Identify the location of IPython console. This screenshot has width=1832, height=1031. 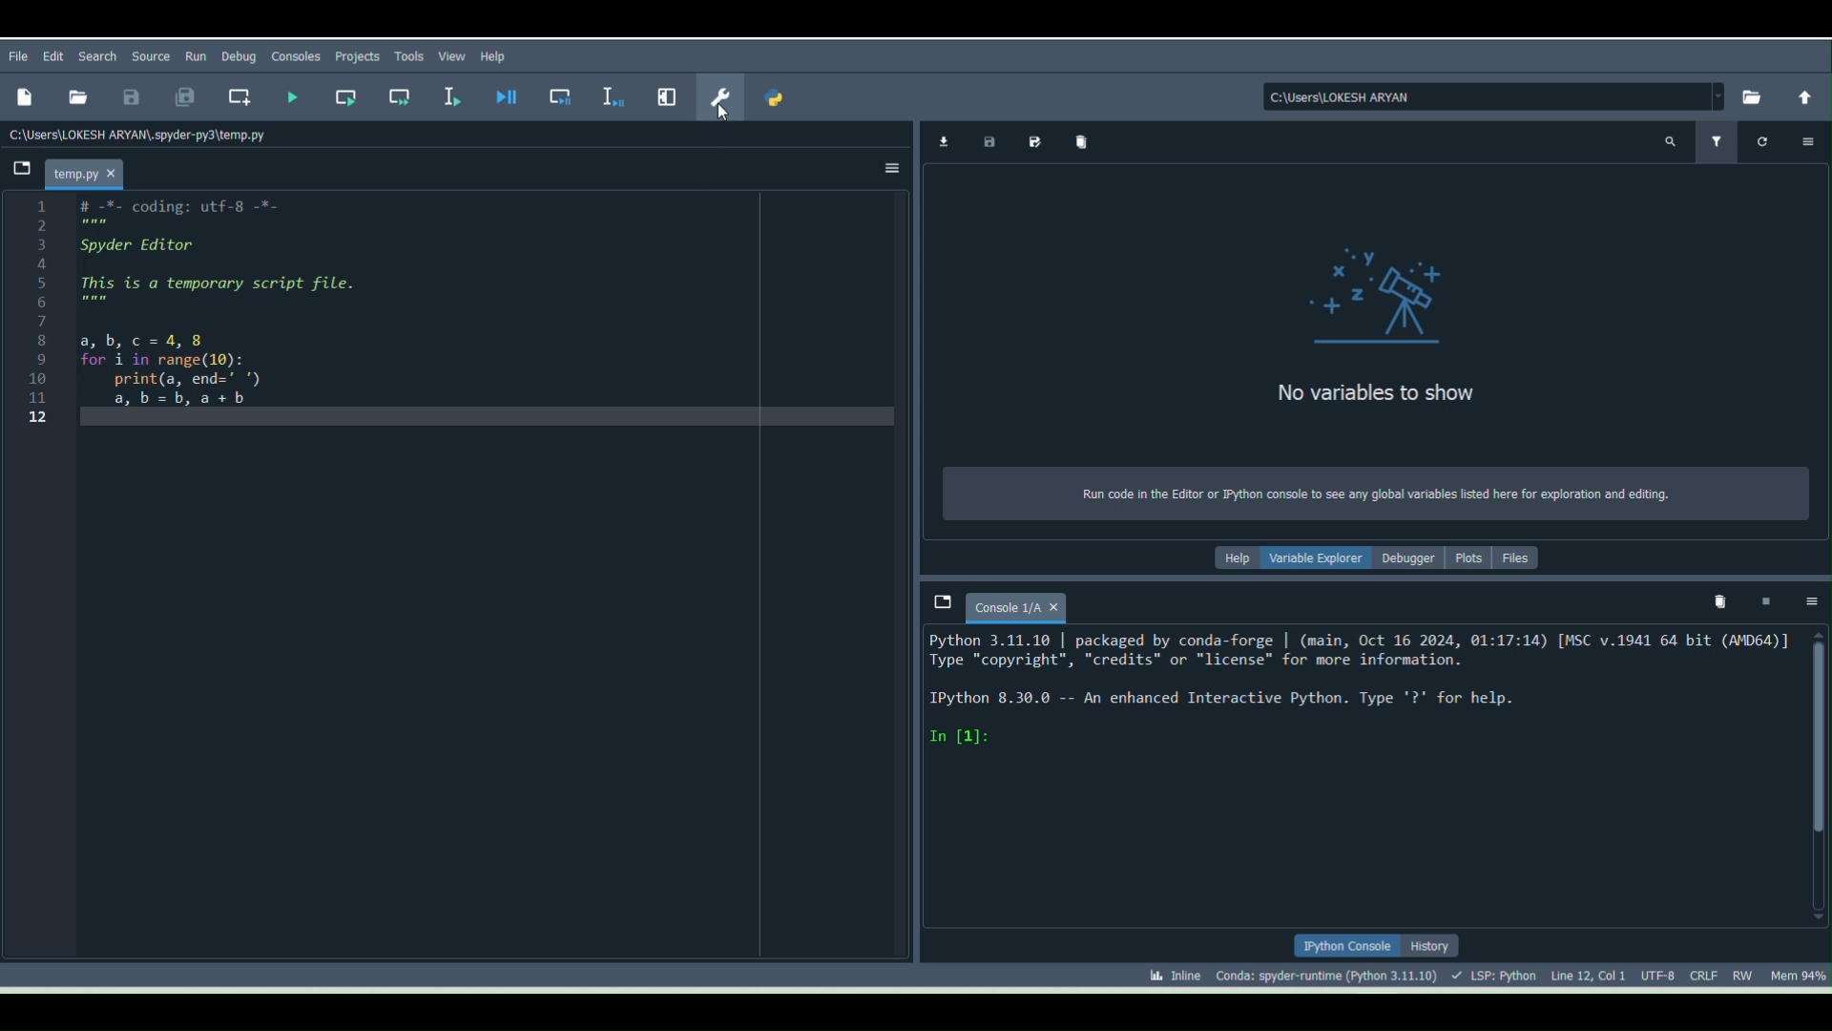
(1345, 946).